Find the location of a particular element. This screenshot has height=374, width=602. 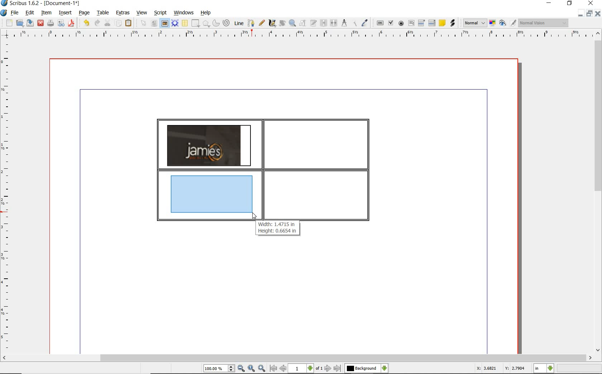

copy item properties is located at coordinates (354, 23).